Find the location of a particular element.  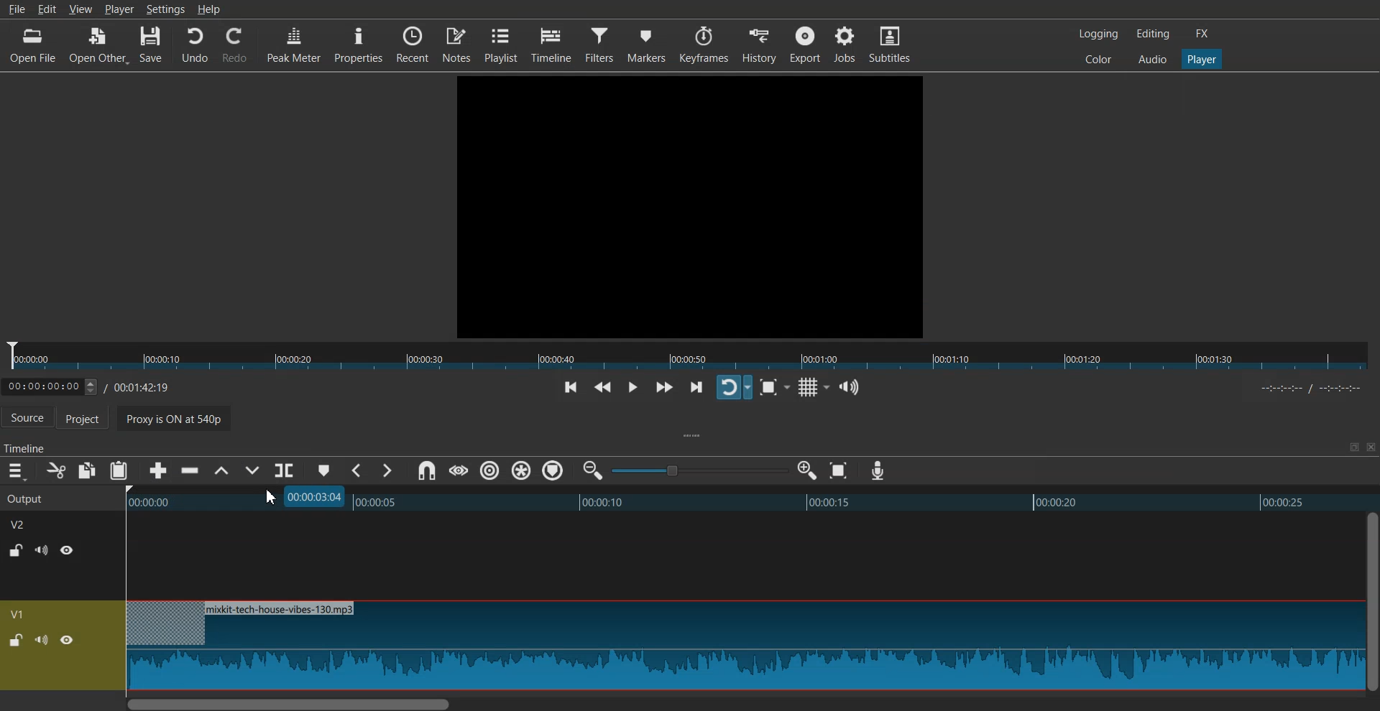

Lift is located at coordinates (221, 471).